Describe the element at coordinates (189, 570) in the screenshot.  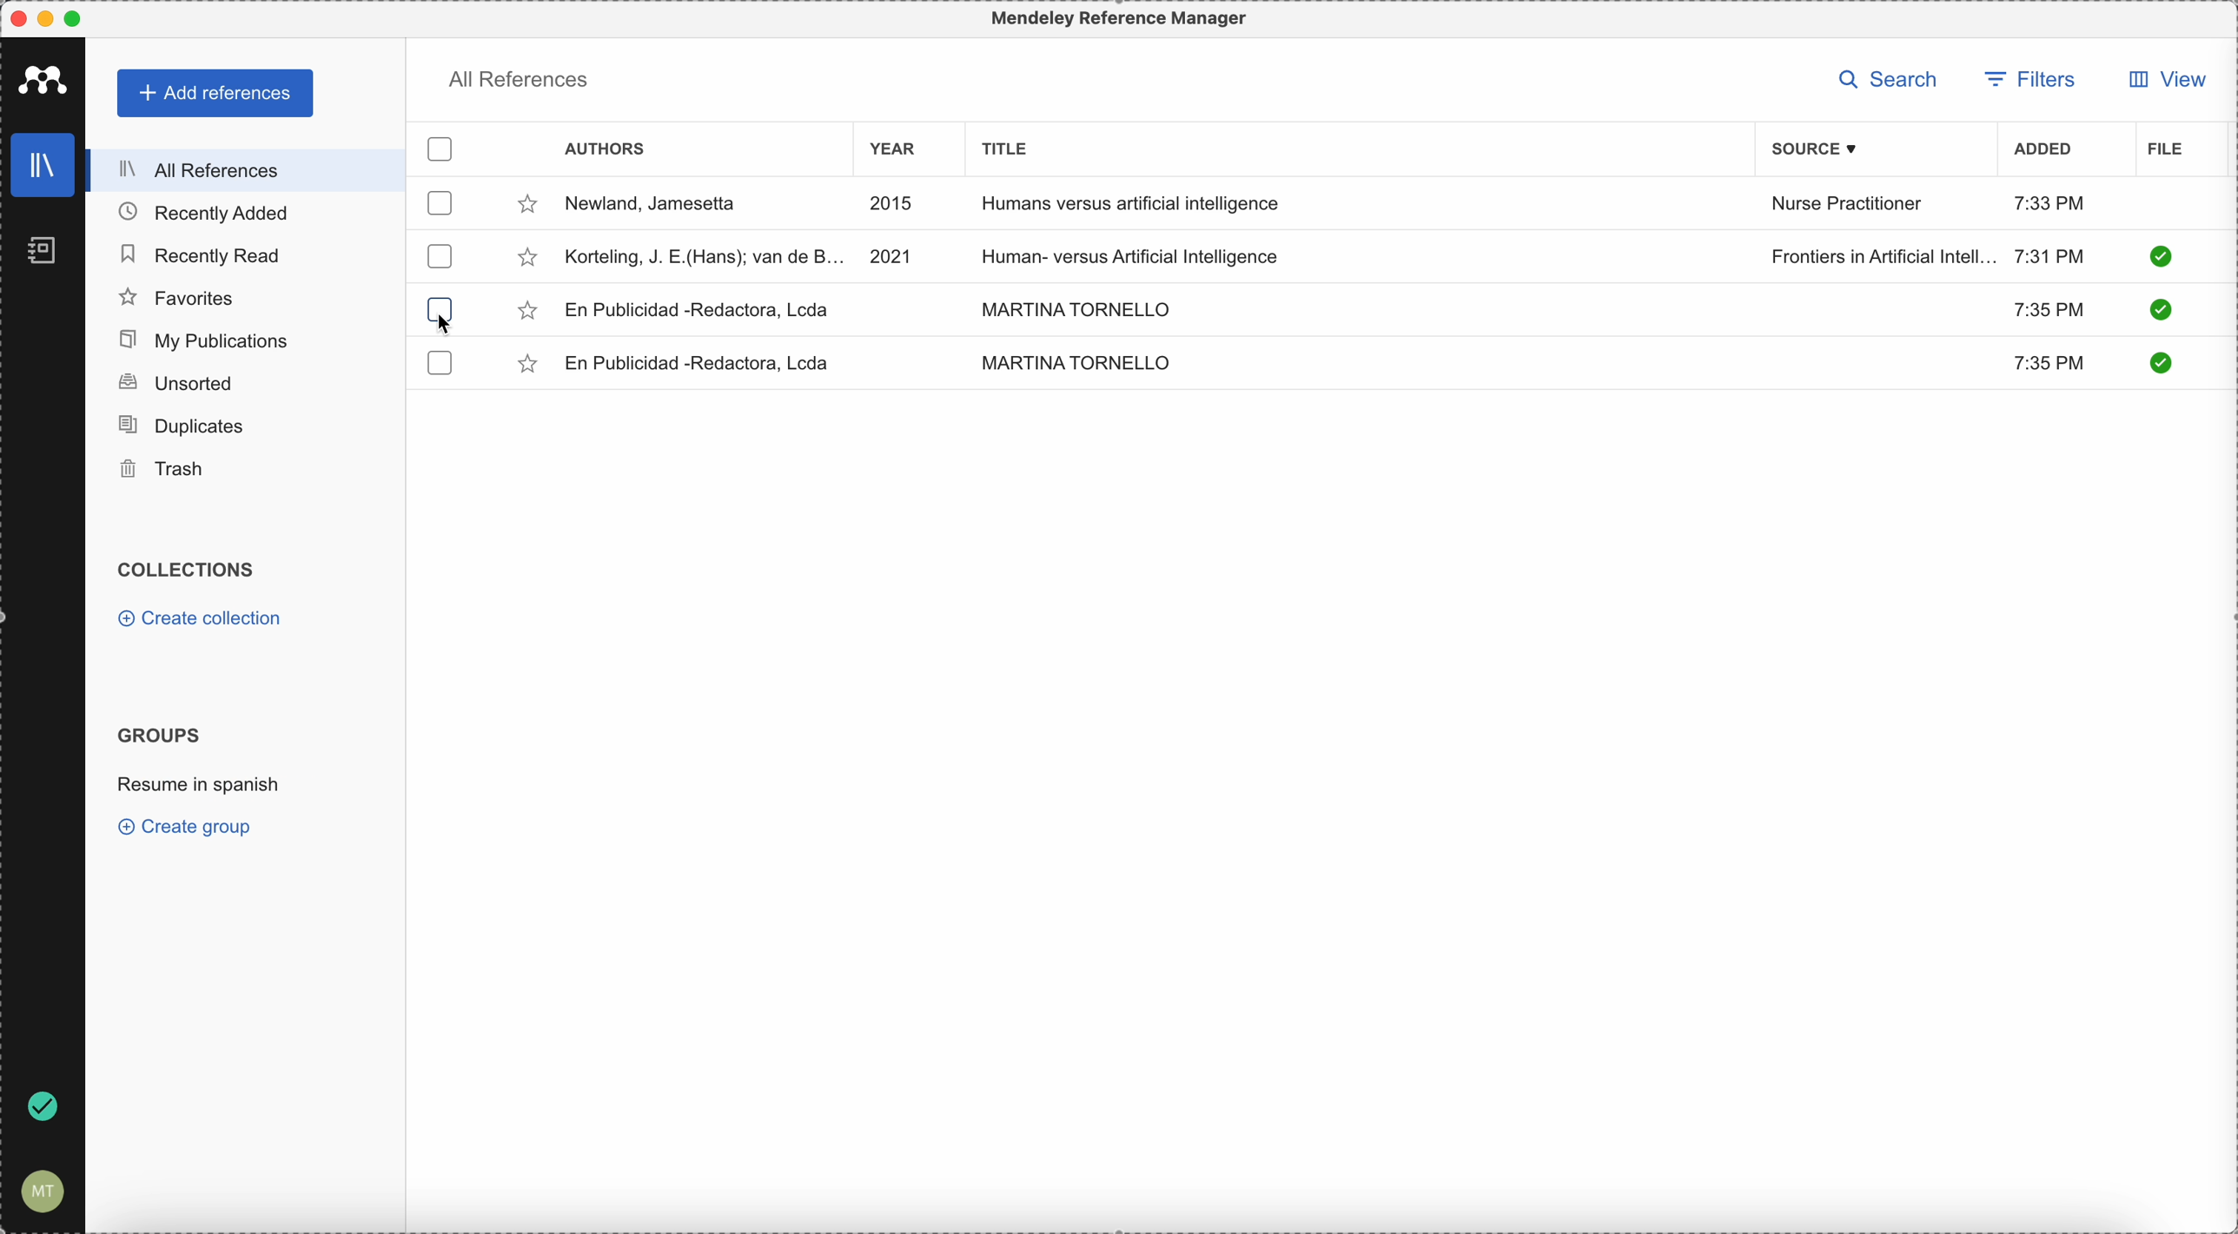
I see `collections` at that location.